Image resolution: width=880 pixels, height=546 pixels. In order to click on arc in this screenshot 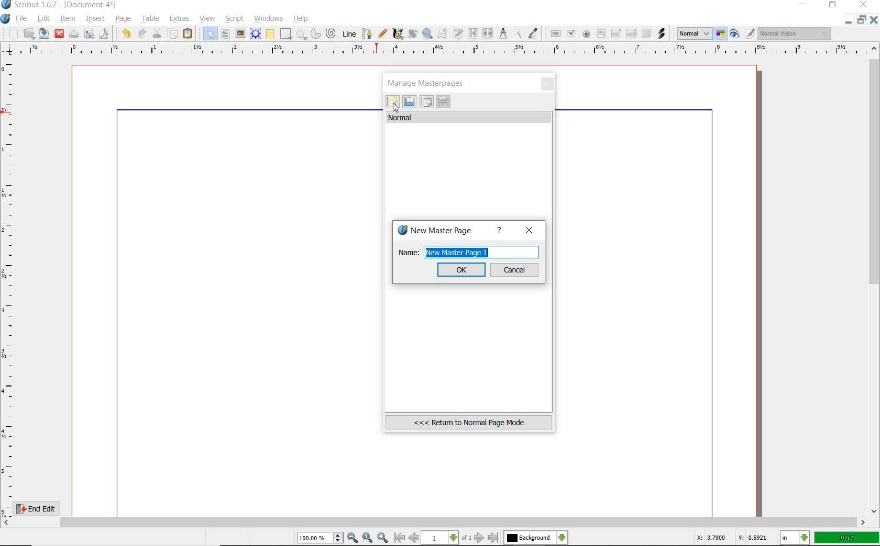, I will do `click(315, 33)`.